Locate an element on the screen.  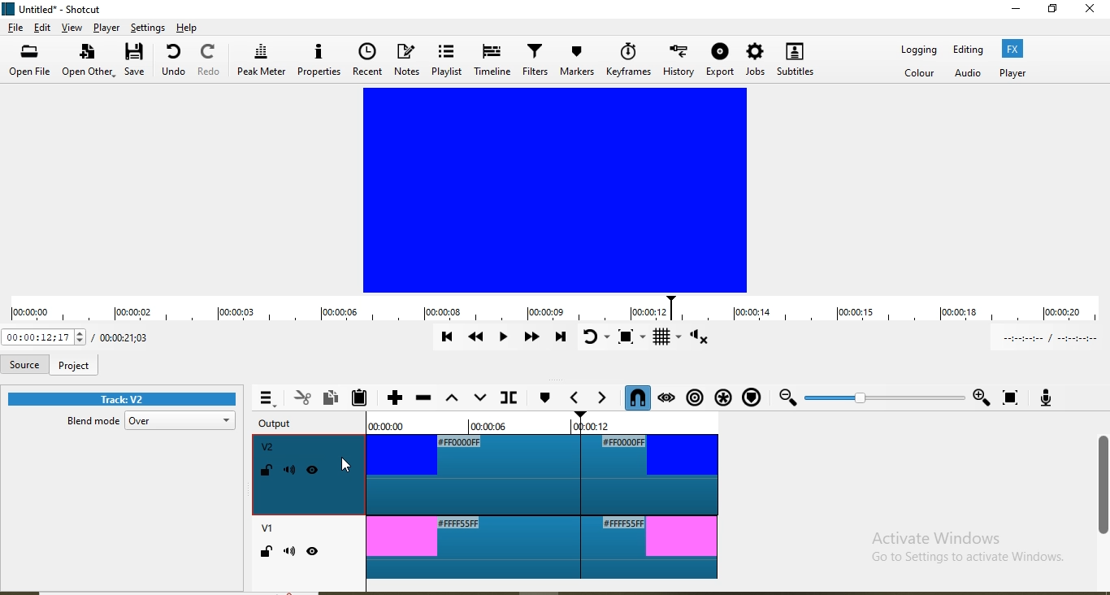
Mute is located at coordinates (289, 553).